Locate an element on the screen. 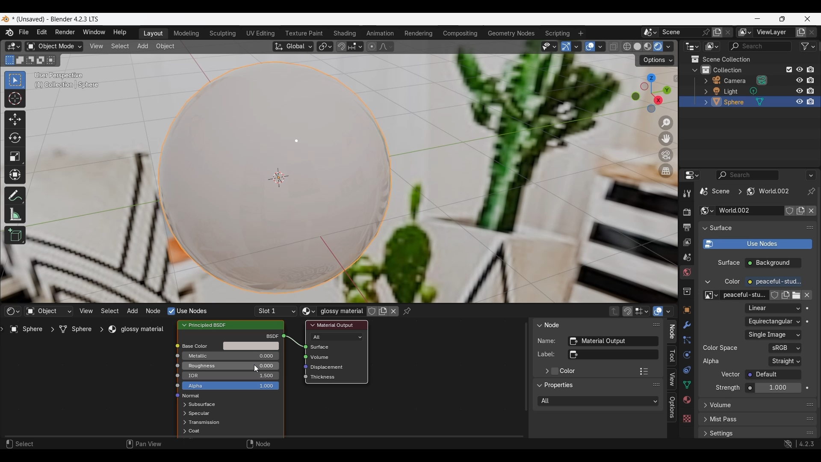 This screenshot has height=462, width=821. Intersect existing selection is located at coordinates (51, 60).